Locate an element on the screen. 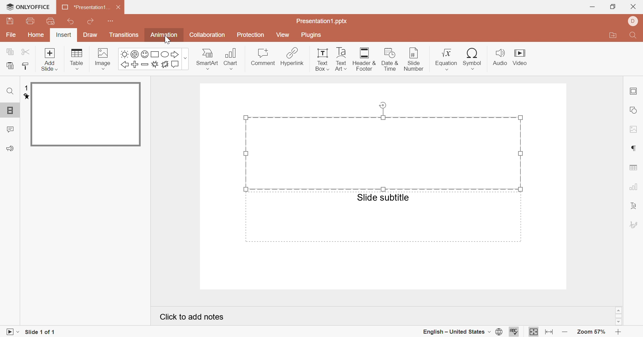 Image resolution: width=643 pixels, height=337 pixels. slide subtitle is located at coordinates (383, 197).